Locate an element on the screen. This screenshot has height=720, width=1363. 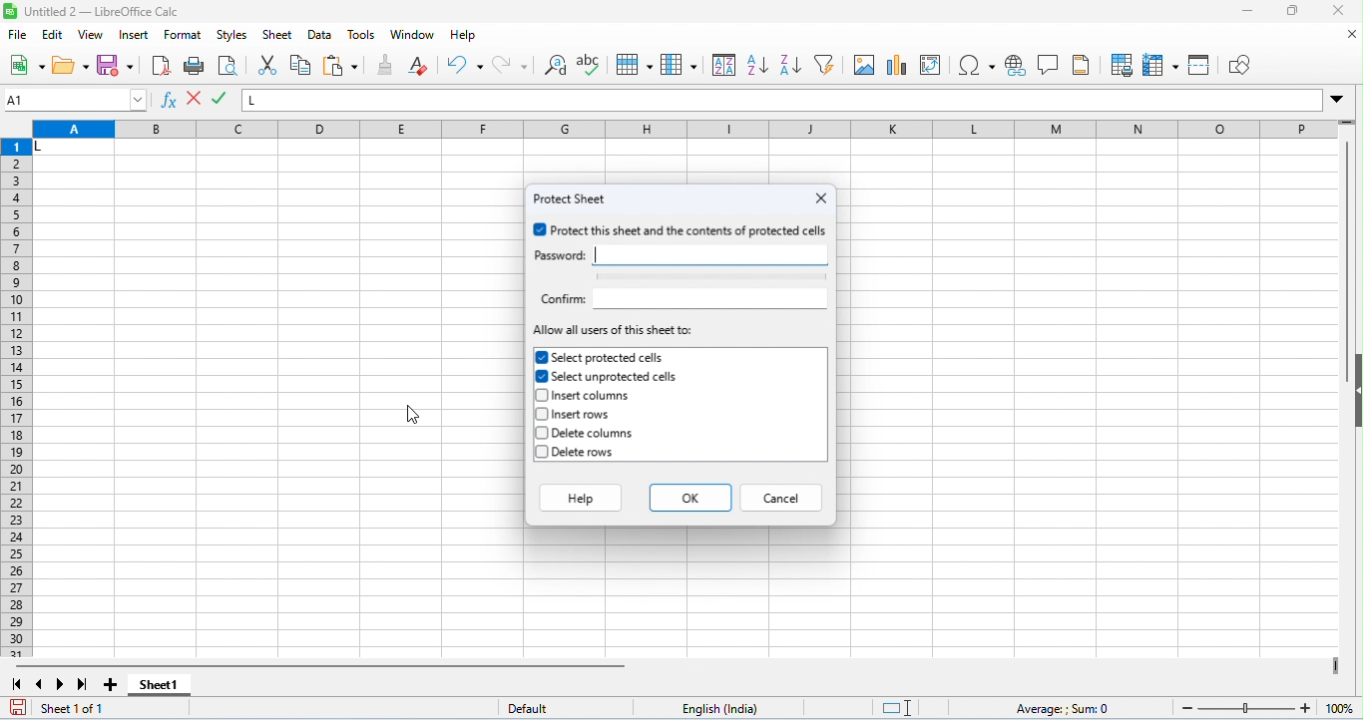
minimize is located at coordinates (1247, 12).